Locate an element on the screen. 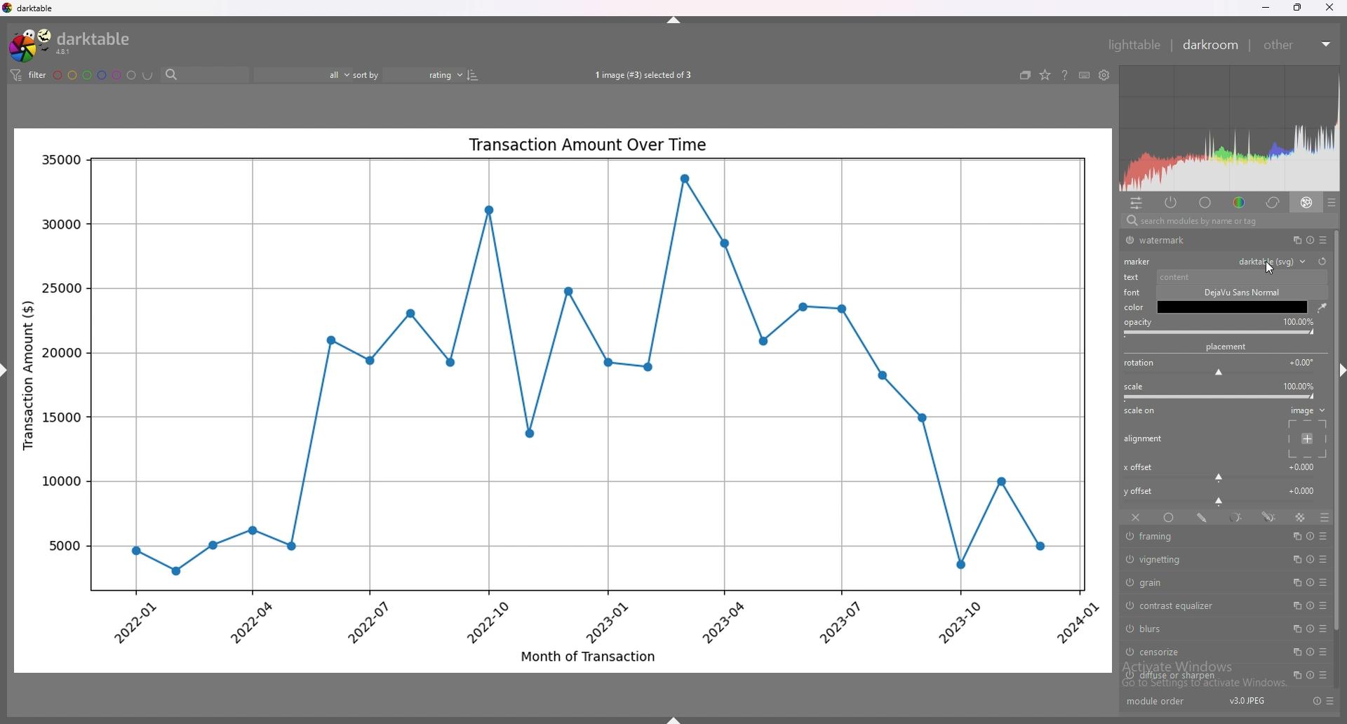 This screenshot has width=1347, height=724. content is located at coordinates (1240, 276).